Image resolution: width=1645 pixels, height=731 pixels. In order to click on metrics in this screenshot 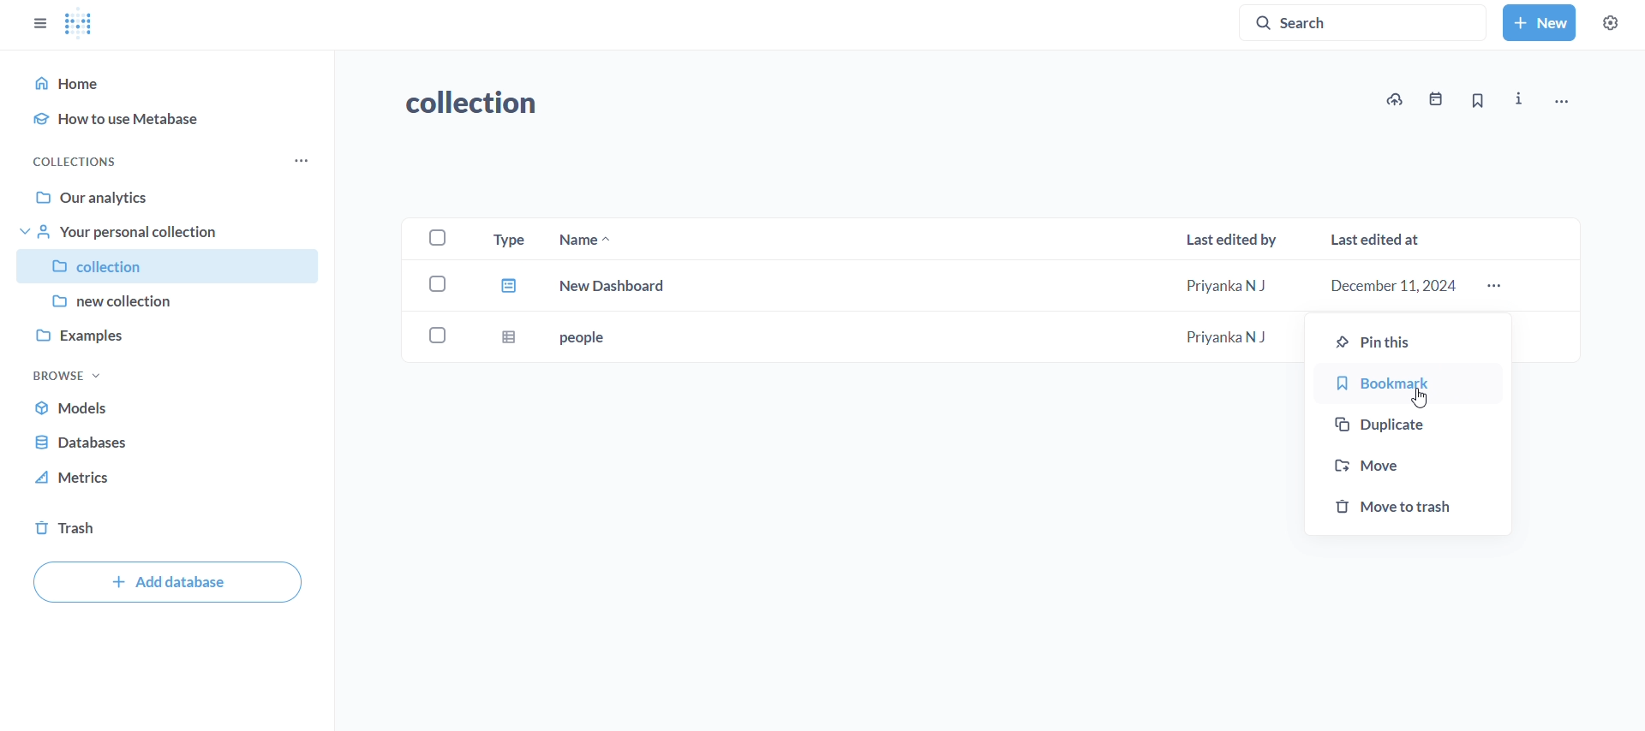, I will do `click(78, 478)`.